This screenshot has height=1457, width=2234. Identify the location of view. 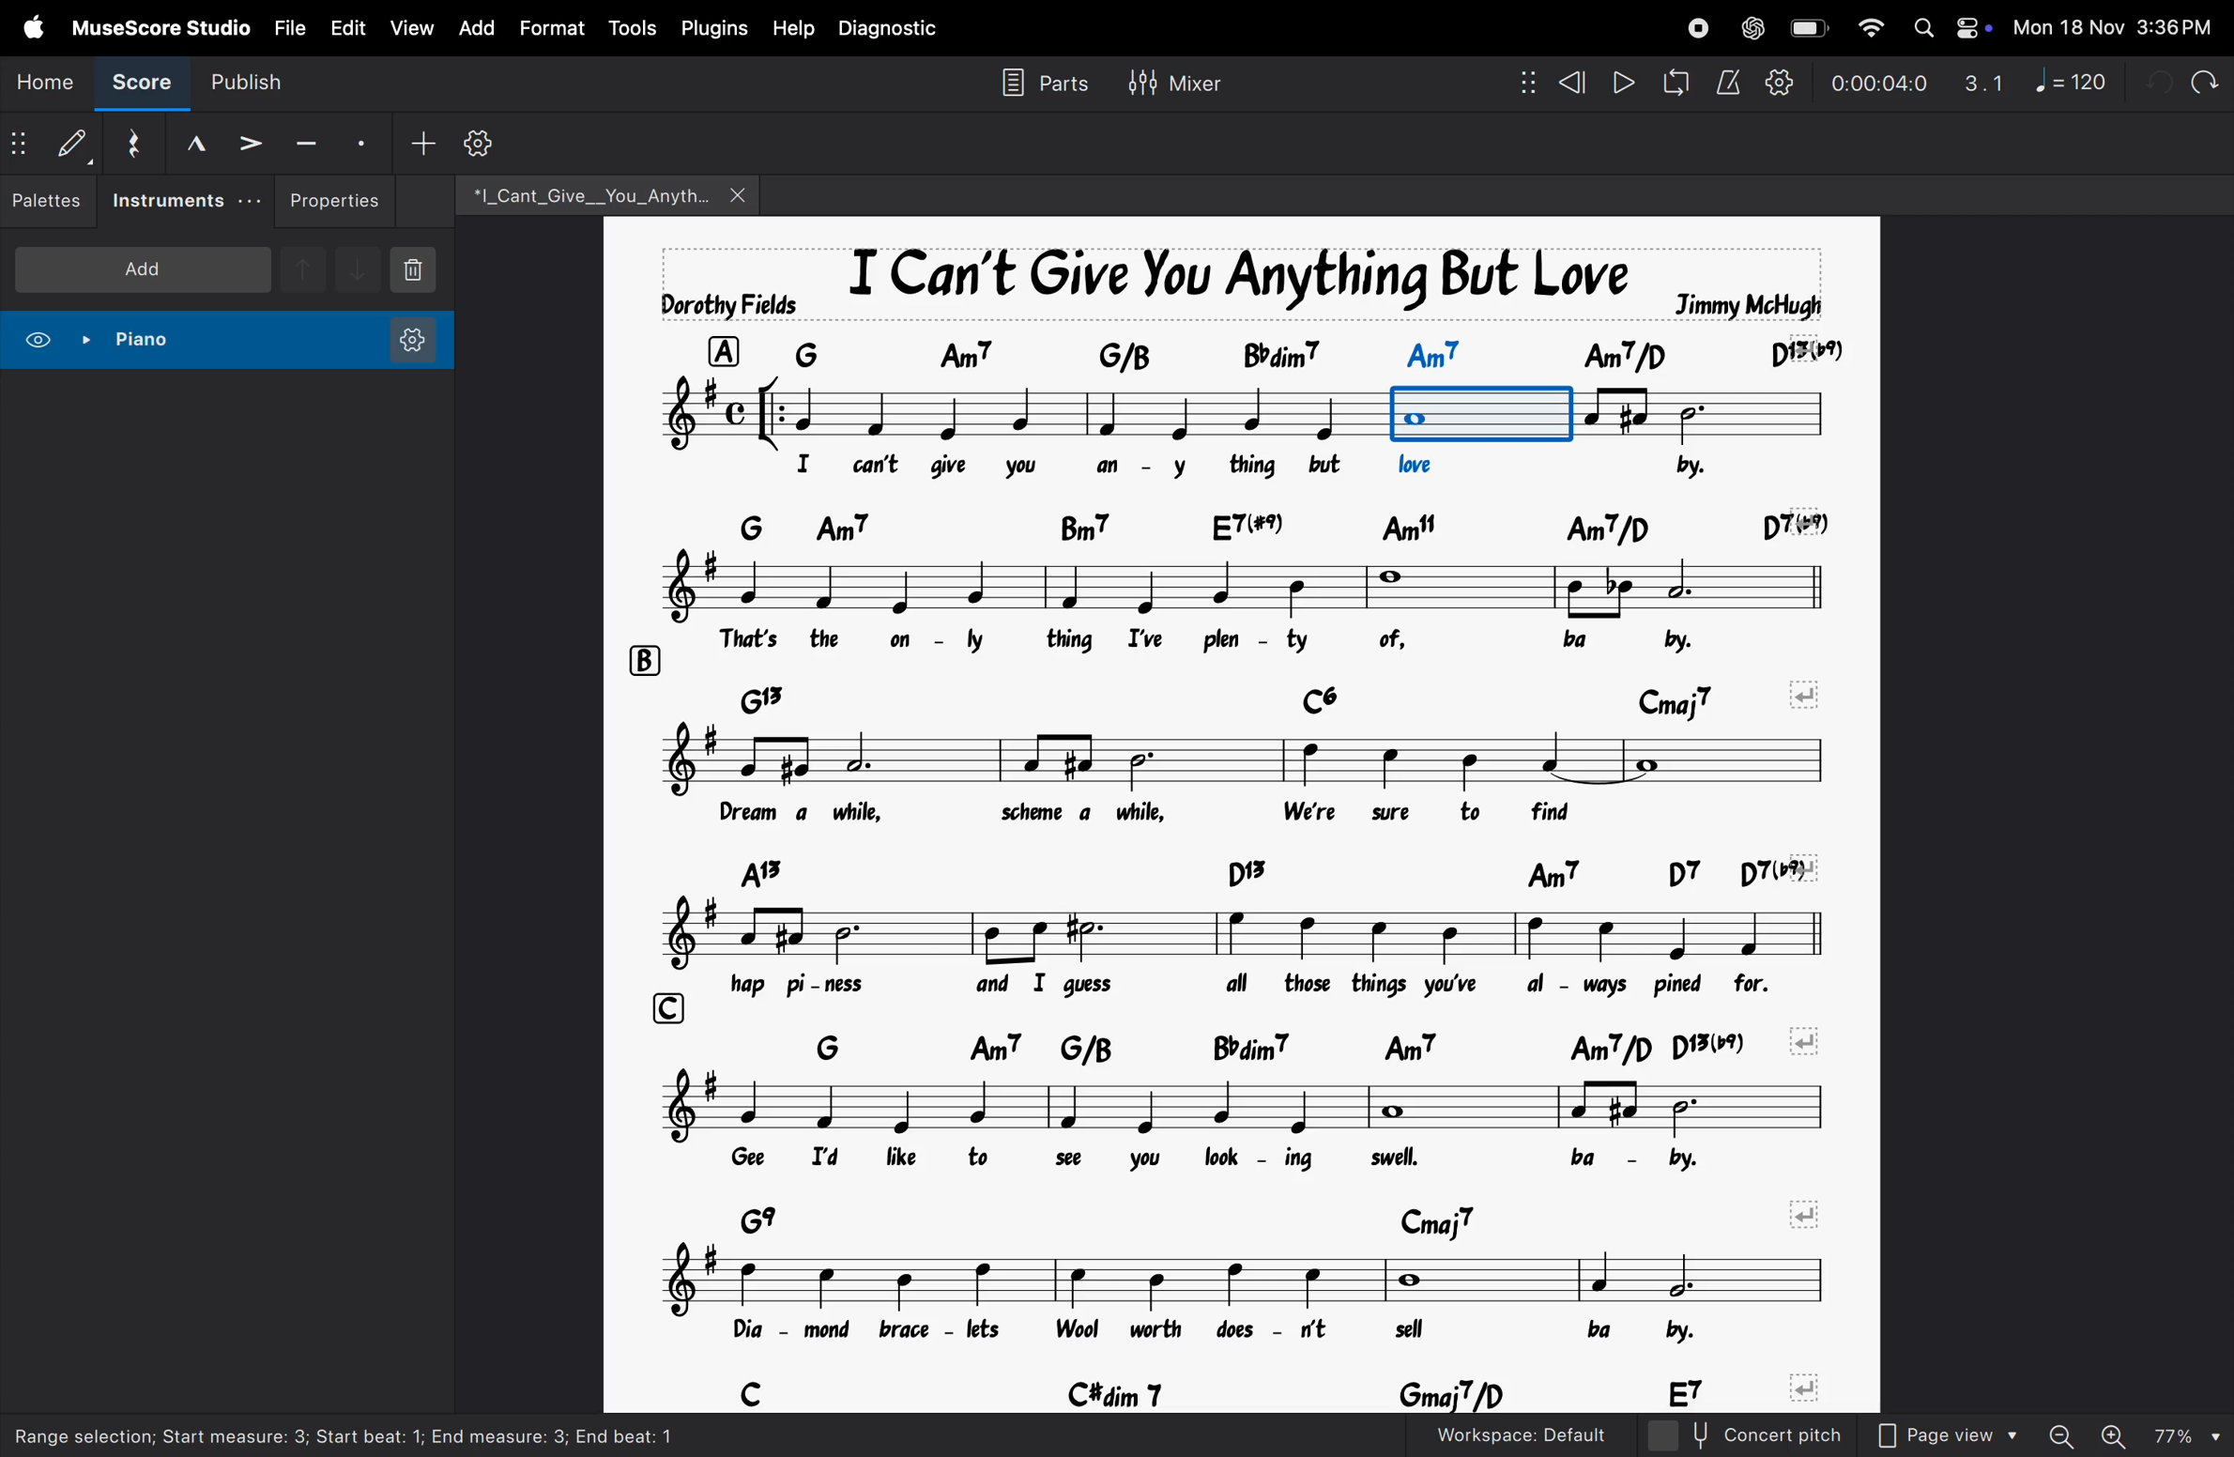
(411, 27).